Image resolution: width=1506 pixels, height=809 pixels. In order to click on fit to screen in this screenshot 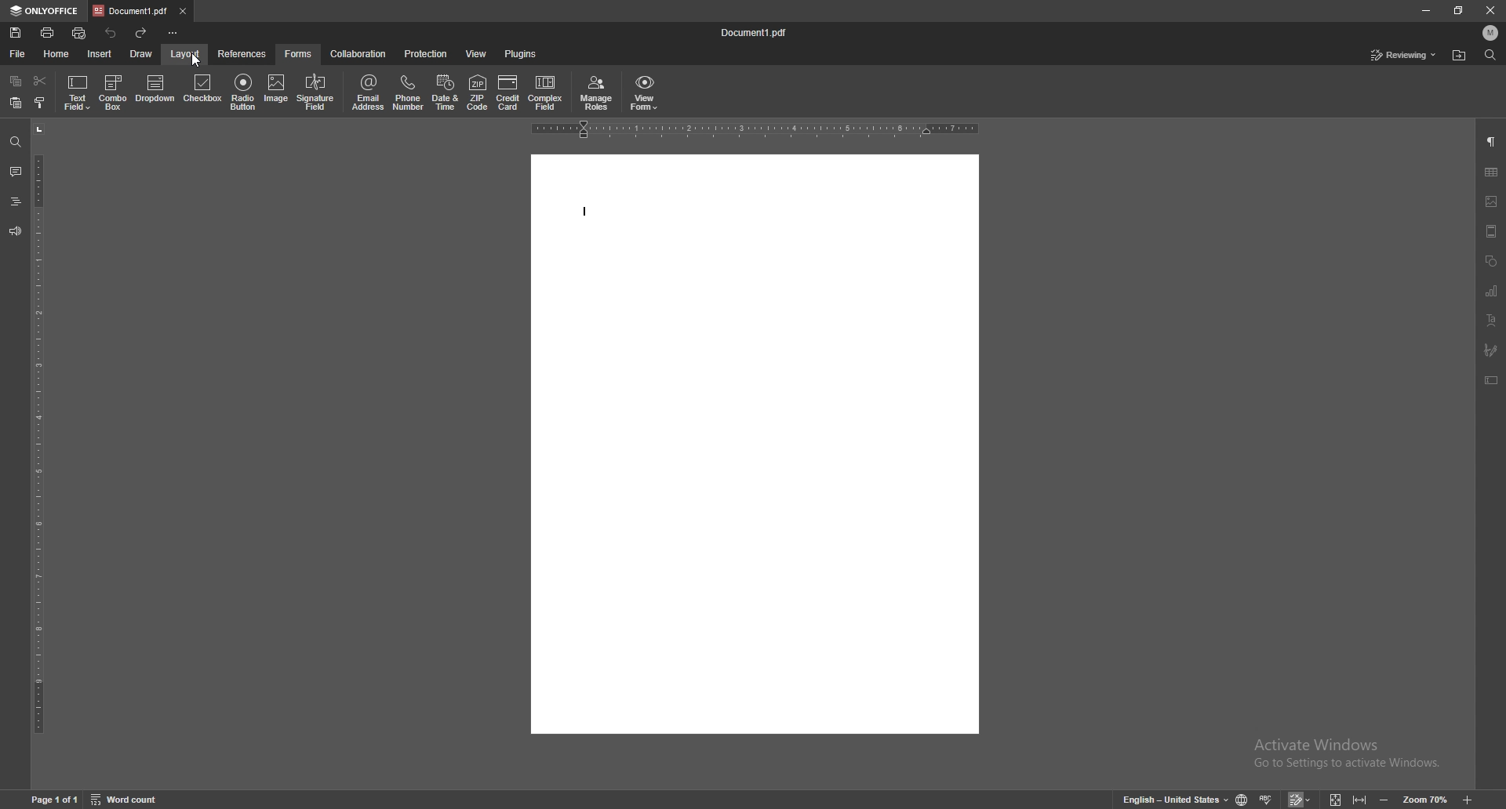, I will do `click(1336, 800)`.